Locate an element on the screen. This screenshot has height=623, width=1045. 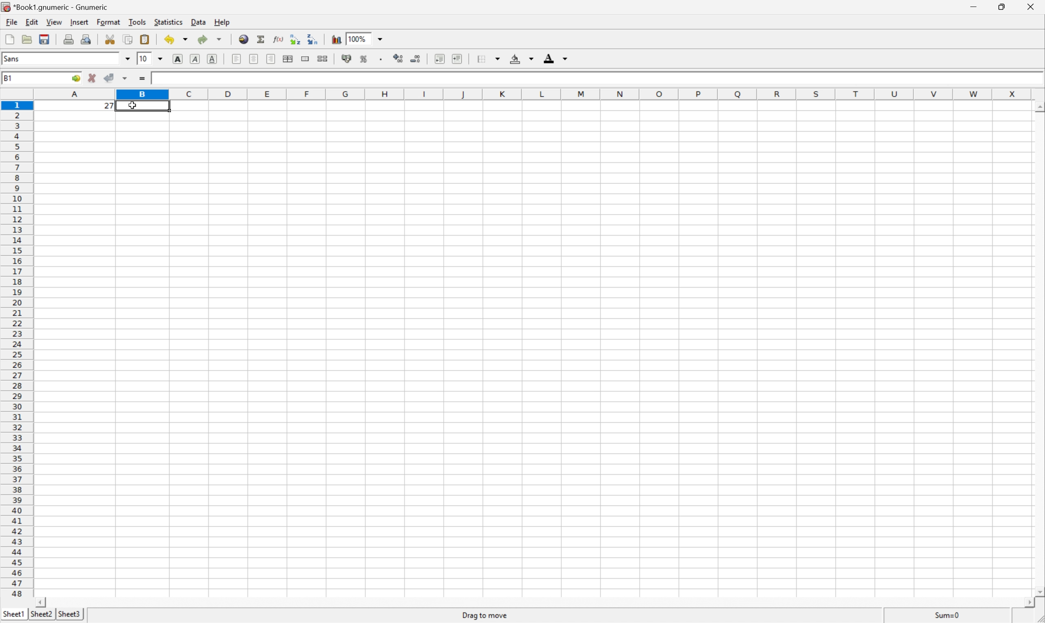
Open a file is located at coordinates (27, 39).